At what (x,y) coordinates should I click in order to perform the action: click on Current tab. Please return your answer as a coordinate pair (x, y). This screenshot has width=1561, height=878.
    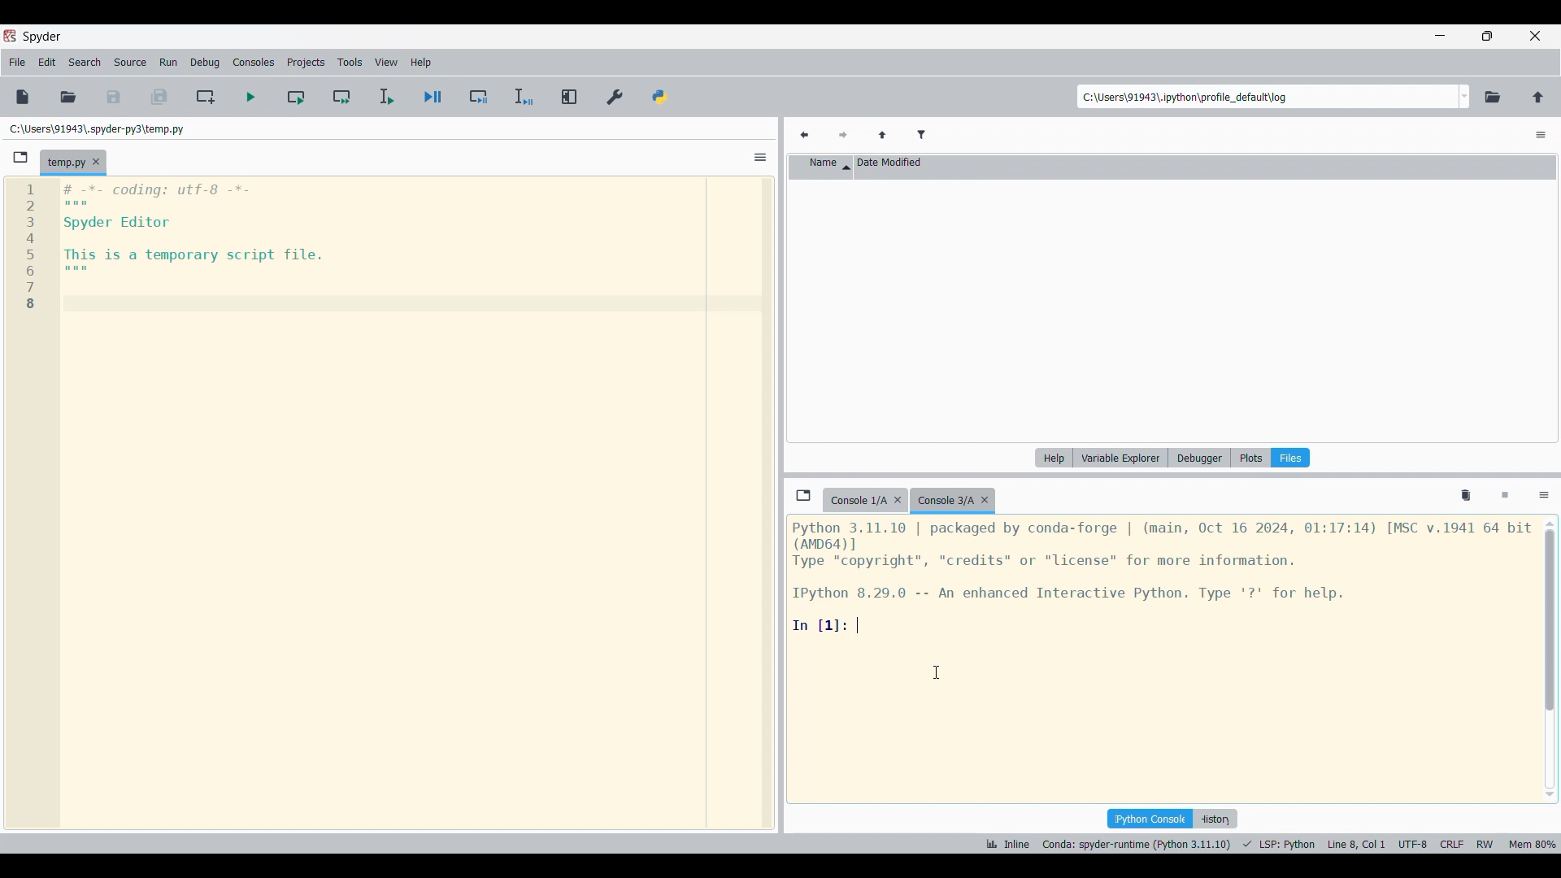
    Looking at the image, I should click on (857, 501).